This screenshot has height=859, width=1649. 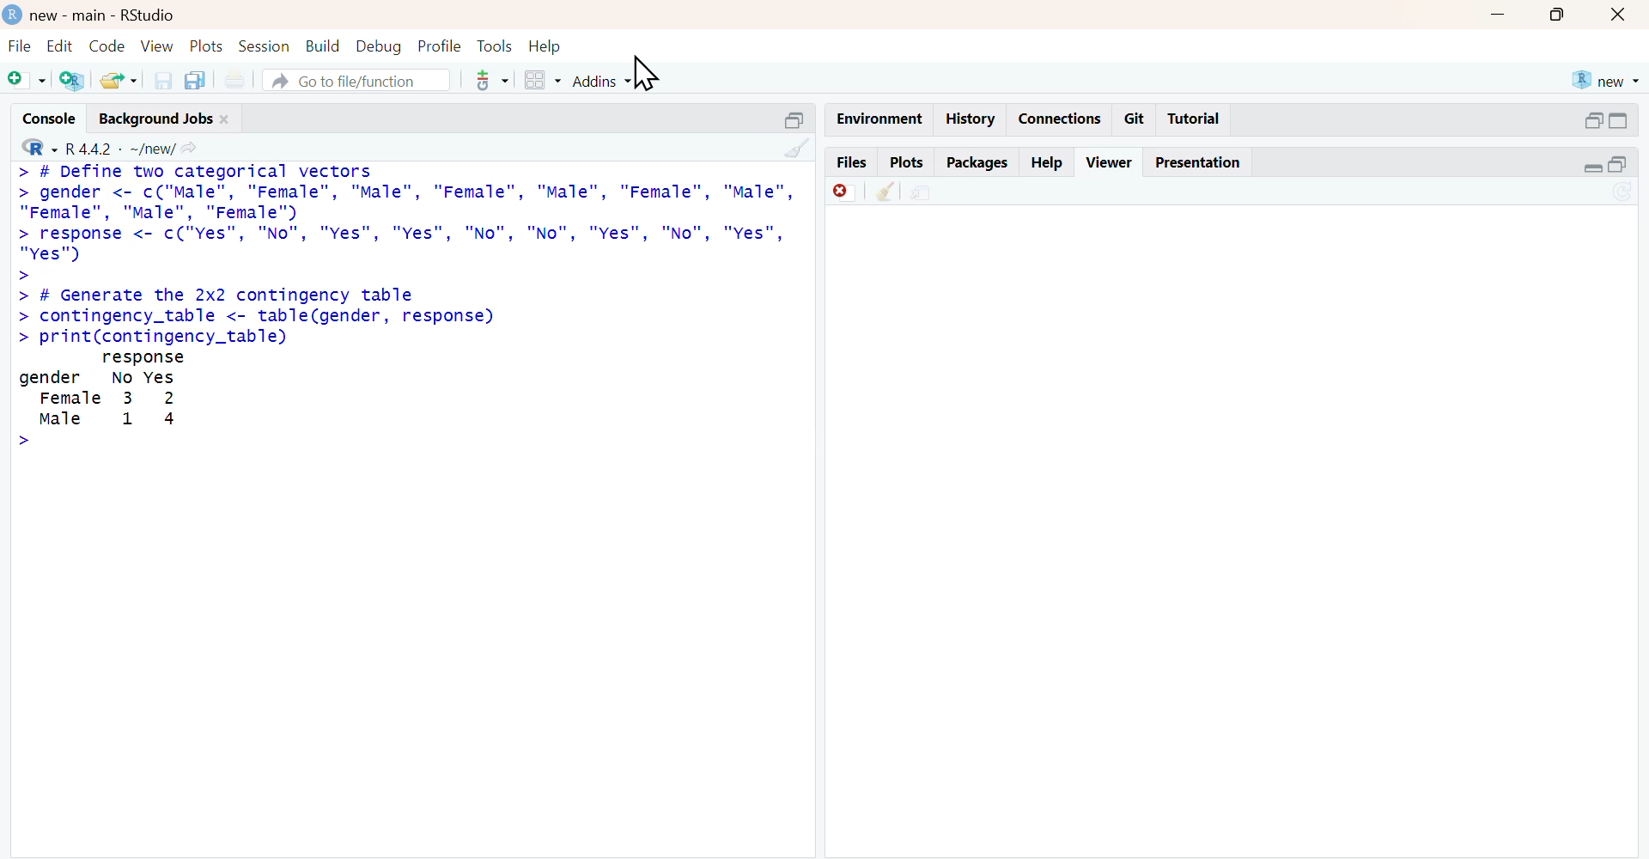 What do you see at coordinates (1136, 119) in the screenshot?
I see `git` at bounding box center [1136, 119].